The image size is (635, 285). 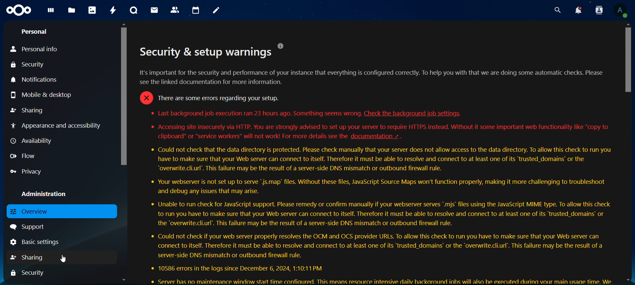 What do you see at coordinates (40, 80) in the screenshot?
I see `notifications` at bounding box center [40, 80].